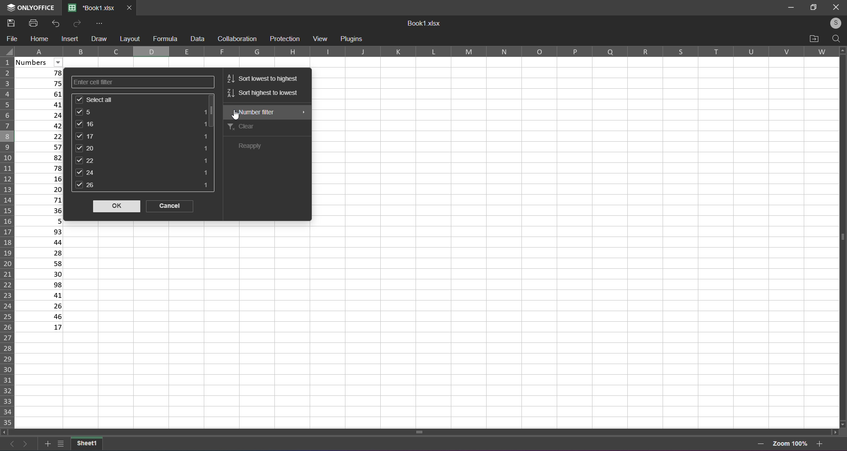  What do you see at coordinates (39, 295) in the screenshot?
I see `41` at bounding box center [39, 295].